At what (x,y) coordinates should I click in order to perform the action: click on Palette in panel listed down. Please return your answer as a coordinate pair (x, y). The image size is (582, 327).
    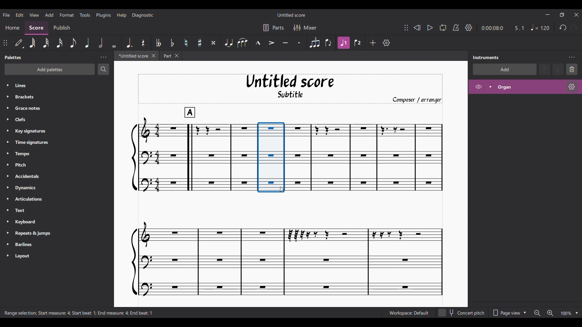
    Looking at the image, I should click on (63, 171).